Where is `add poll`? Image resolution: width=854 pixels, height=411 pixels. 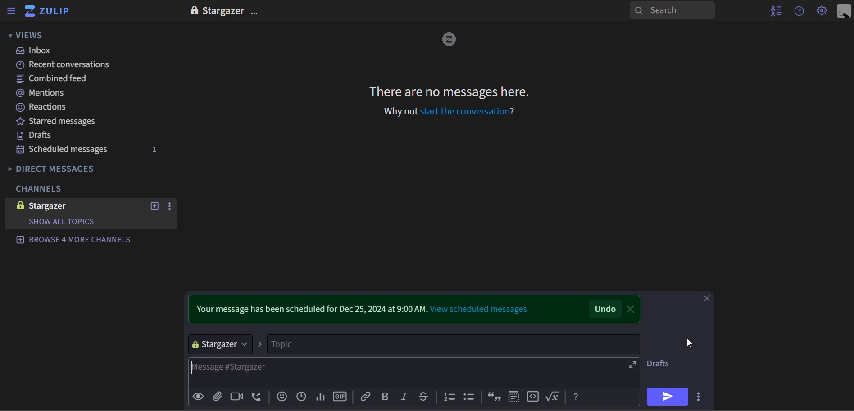 add poll is located at coordinates (321, 398).